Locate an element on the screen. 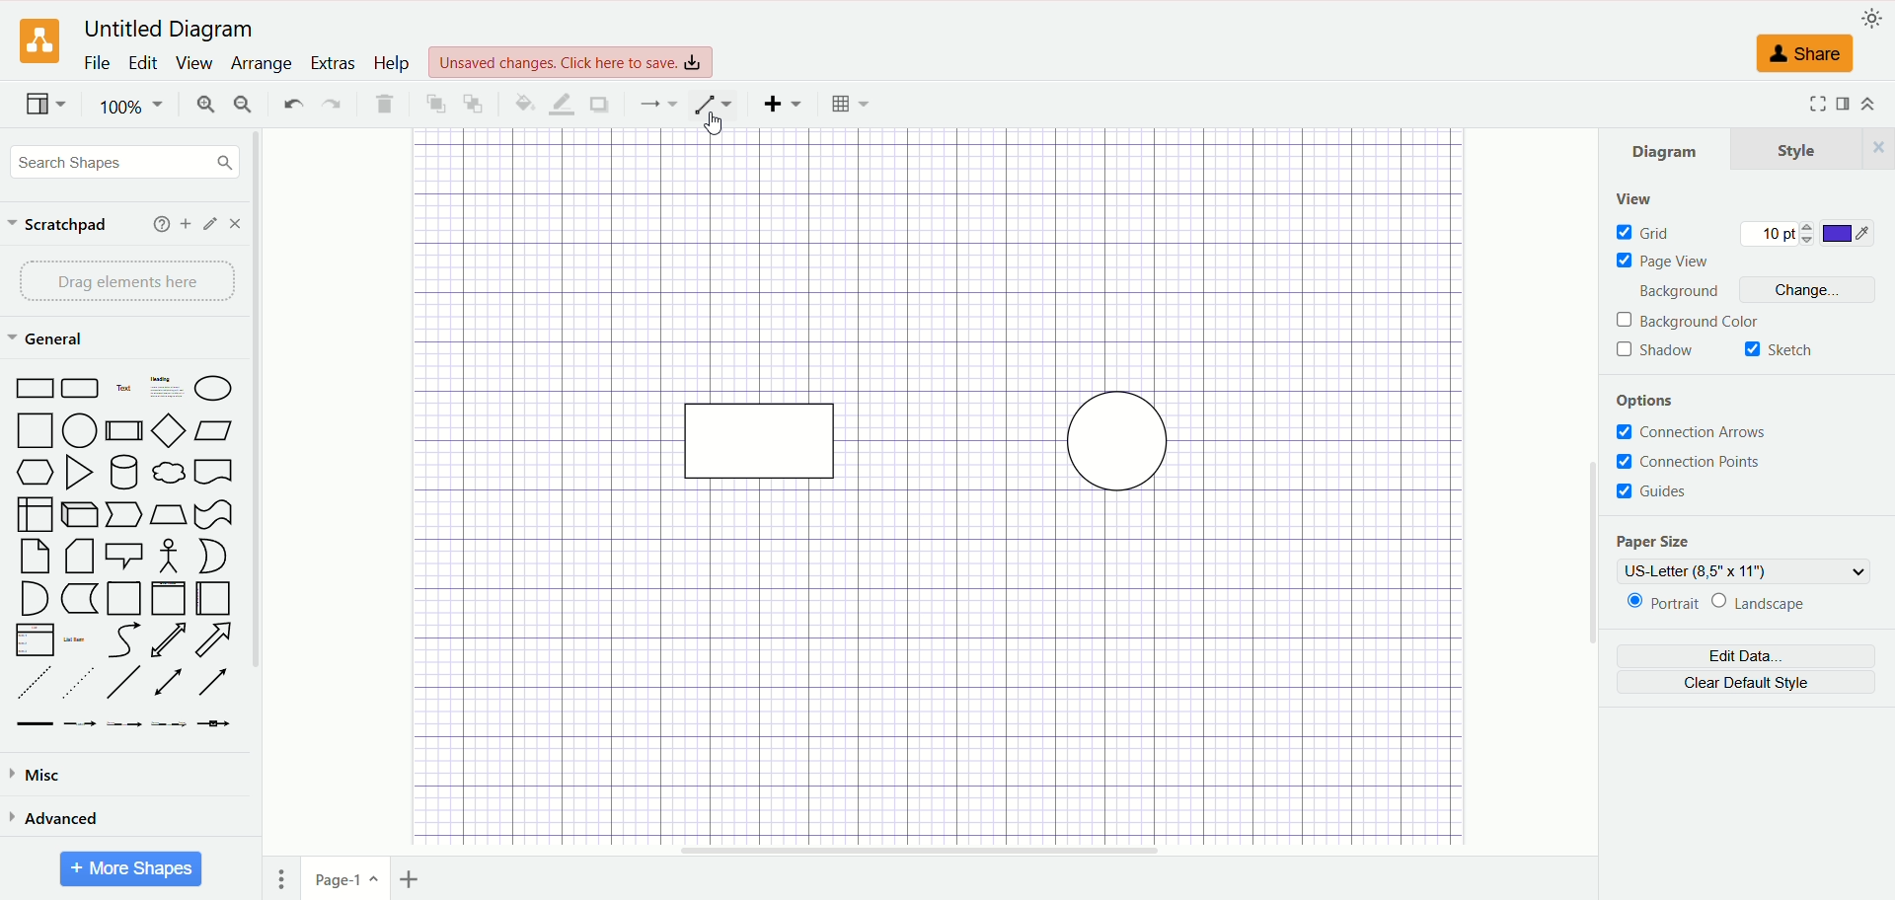 The width and height of the screenshot is (1895, 900). Sparsely Dotted Line is located at coordinates (79, 682).